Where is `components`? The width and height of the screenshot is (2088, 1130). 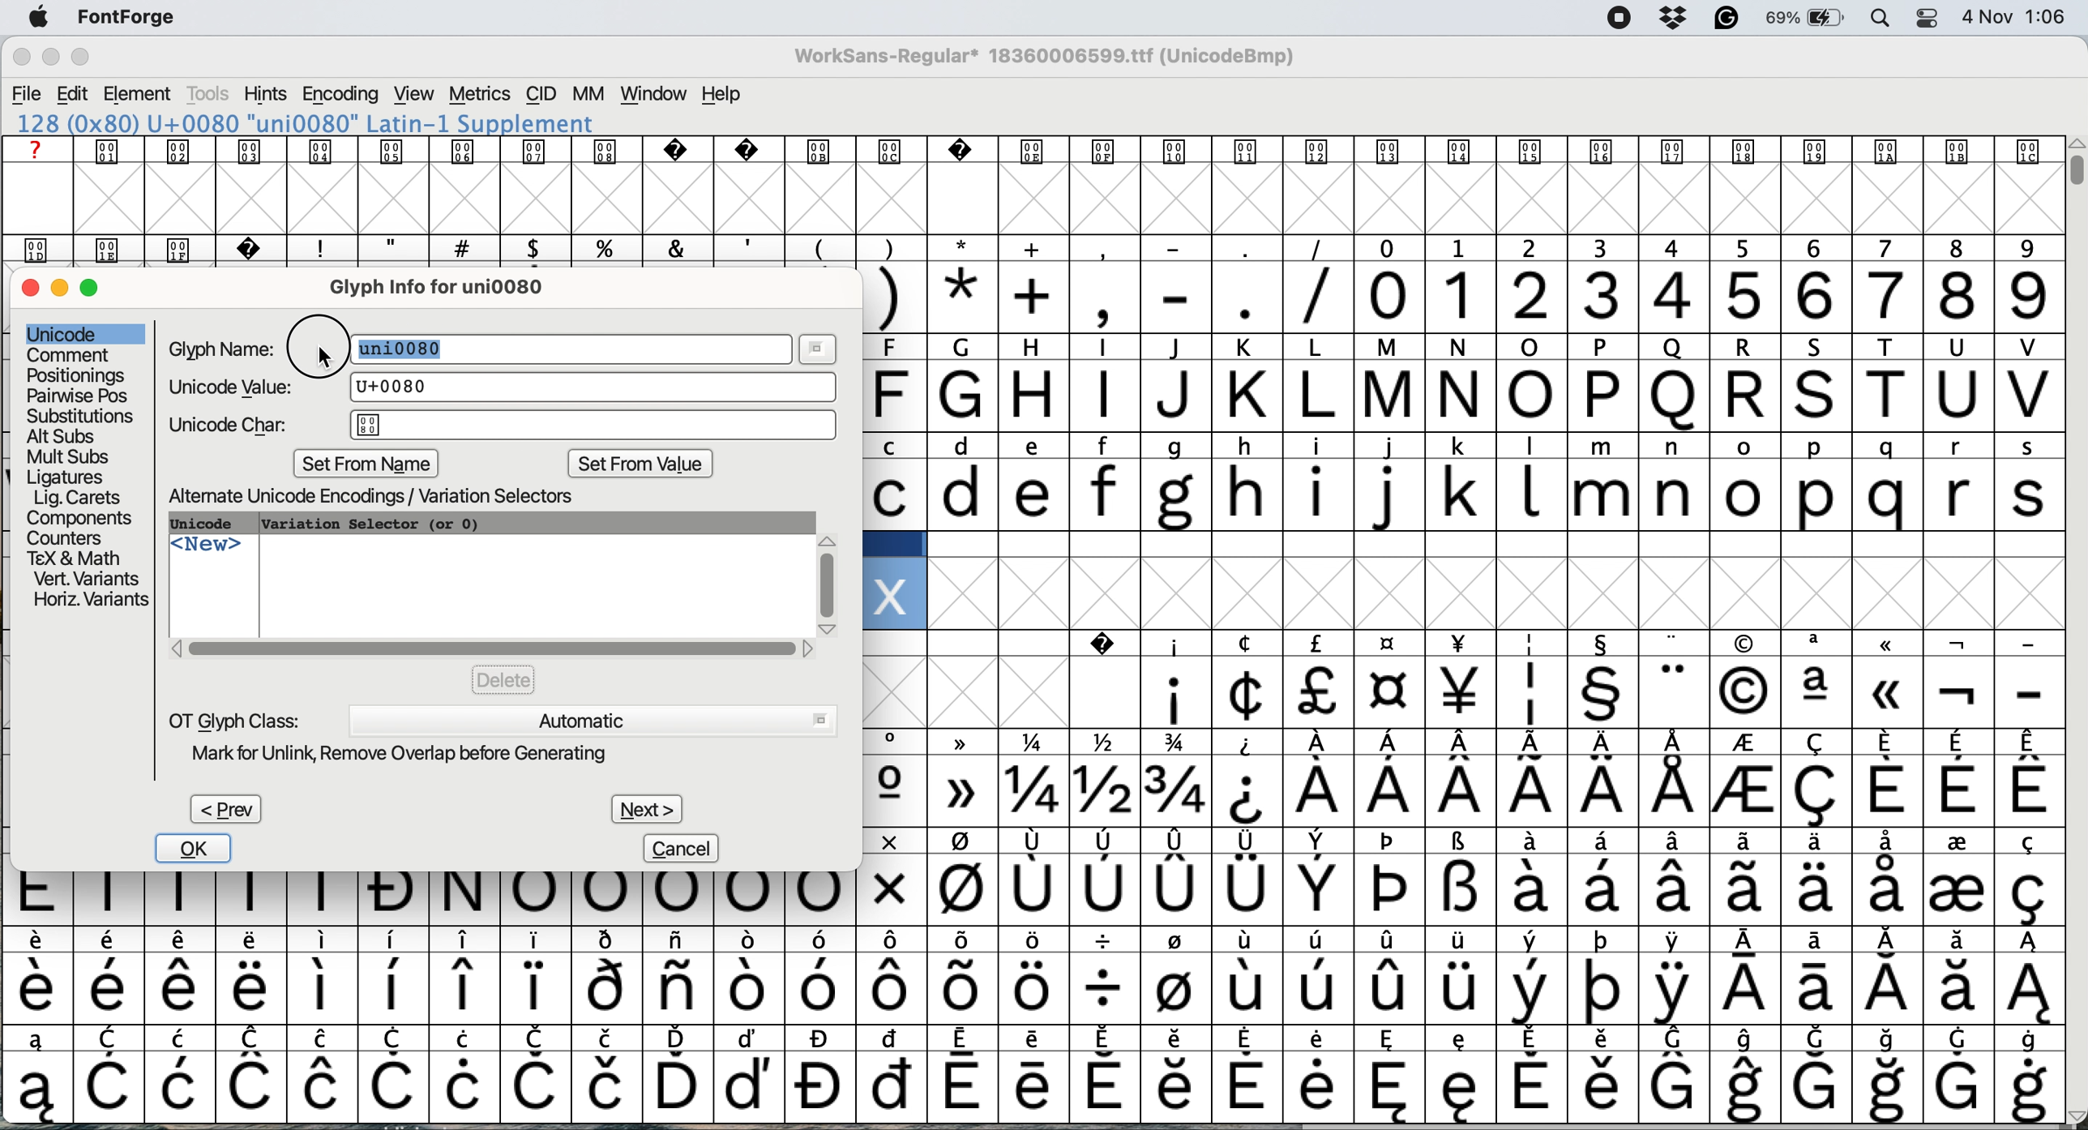 components is located at coordinates (85, 517).